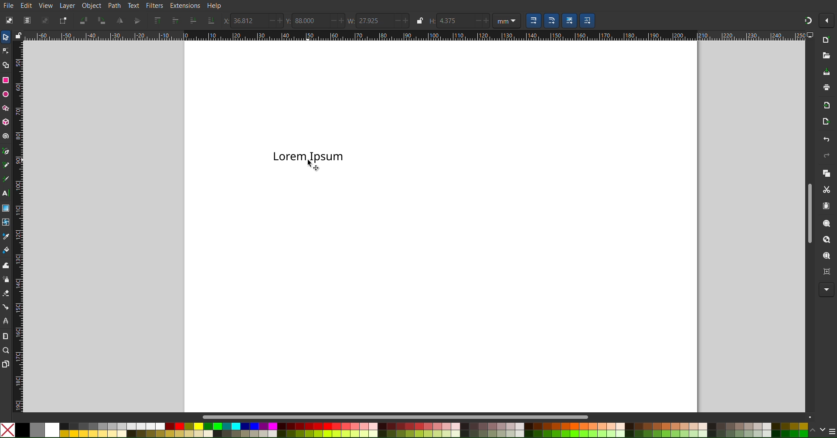  What do you see at coordinates (248, 20) in the screenshot?
I see `36` at bounding box center [248, 20].